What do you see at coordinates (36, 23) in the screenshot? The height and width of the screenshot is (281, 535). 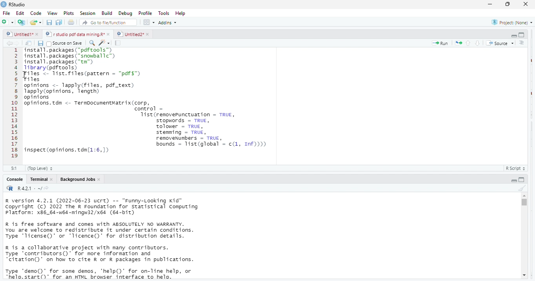 I see `open an existing file` at bounding box center [36, 23].